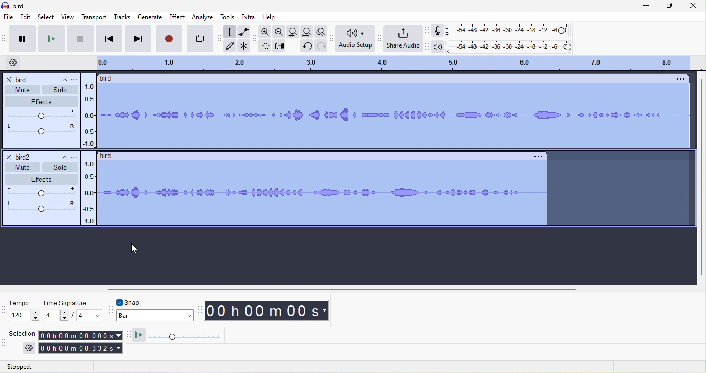  Describe the element at coordinates (26, 18) in the screenshot. I see `edit` at that location.